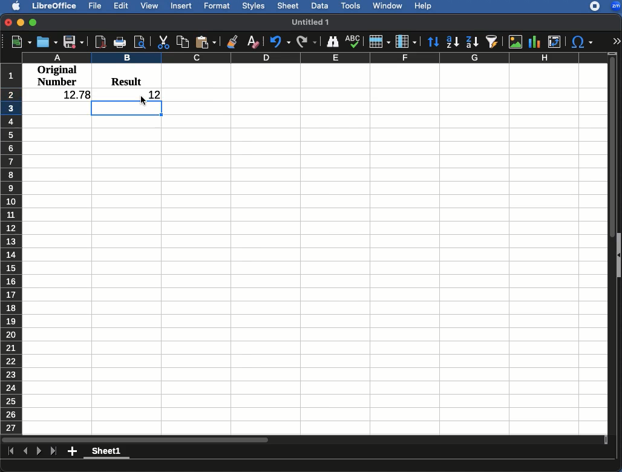 Image resolution: width=622 pixels, height=472 pixels. What do you see at coordinates (583, 42) in the screenshot?
I see `Special characters` at bounding box center [583, 42].